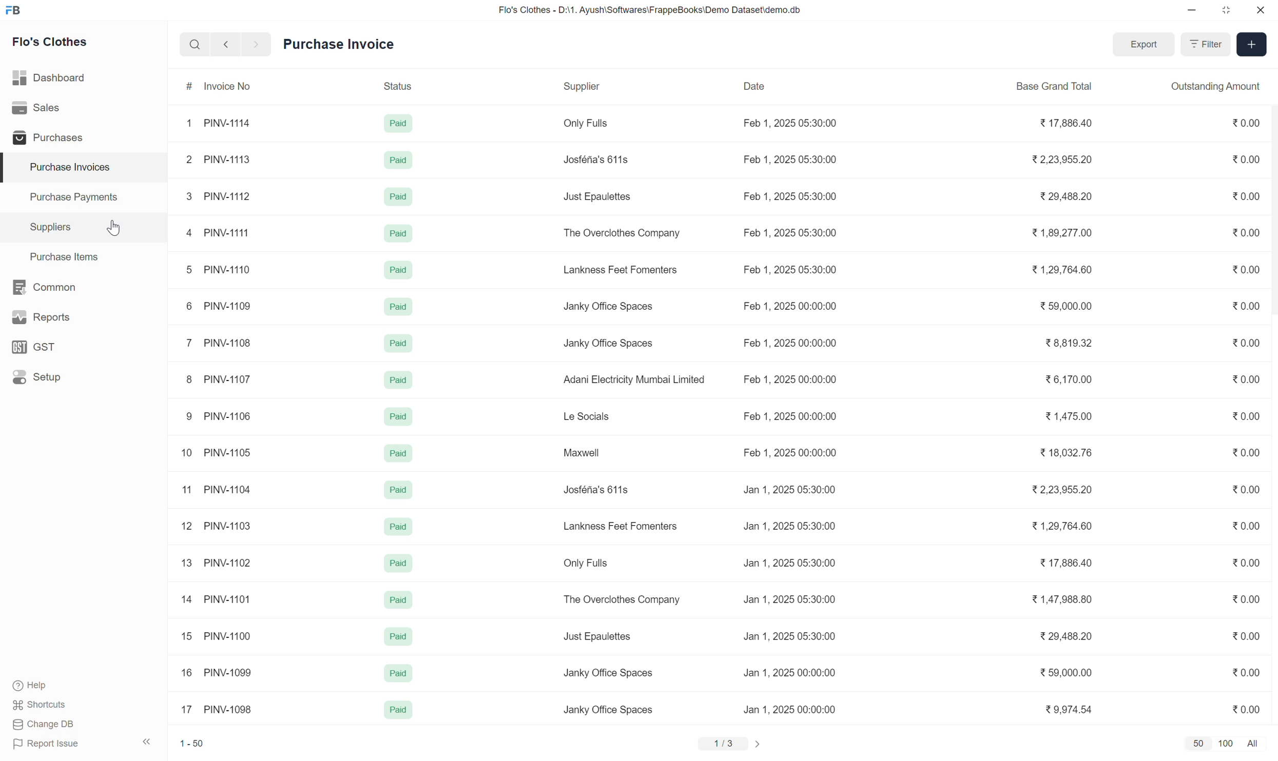  Describe the element at coordinates (251, 87) in the screenshot. I see `# Invoice No` at that location.